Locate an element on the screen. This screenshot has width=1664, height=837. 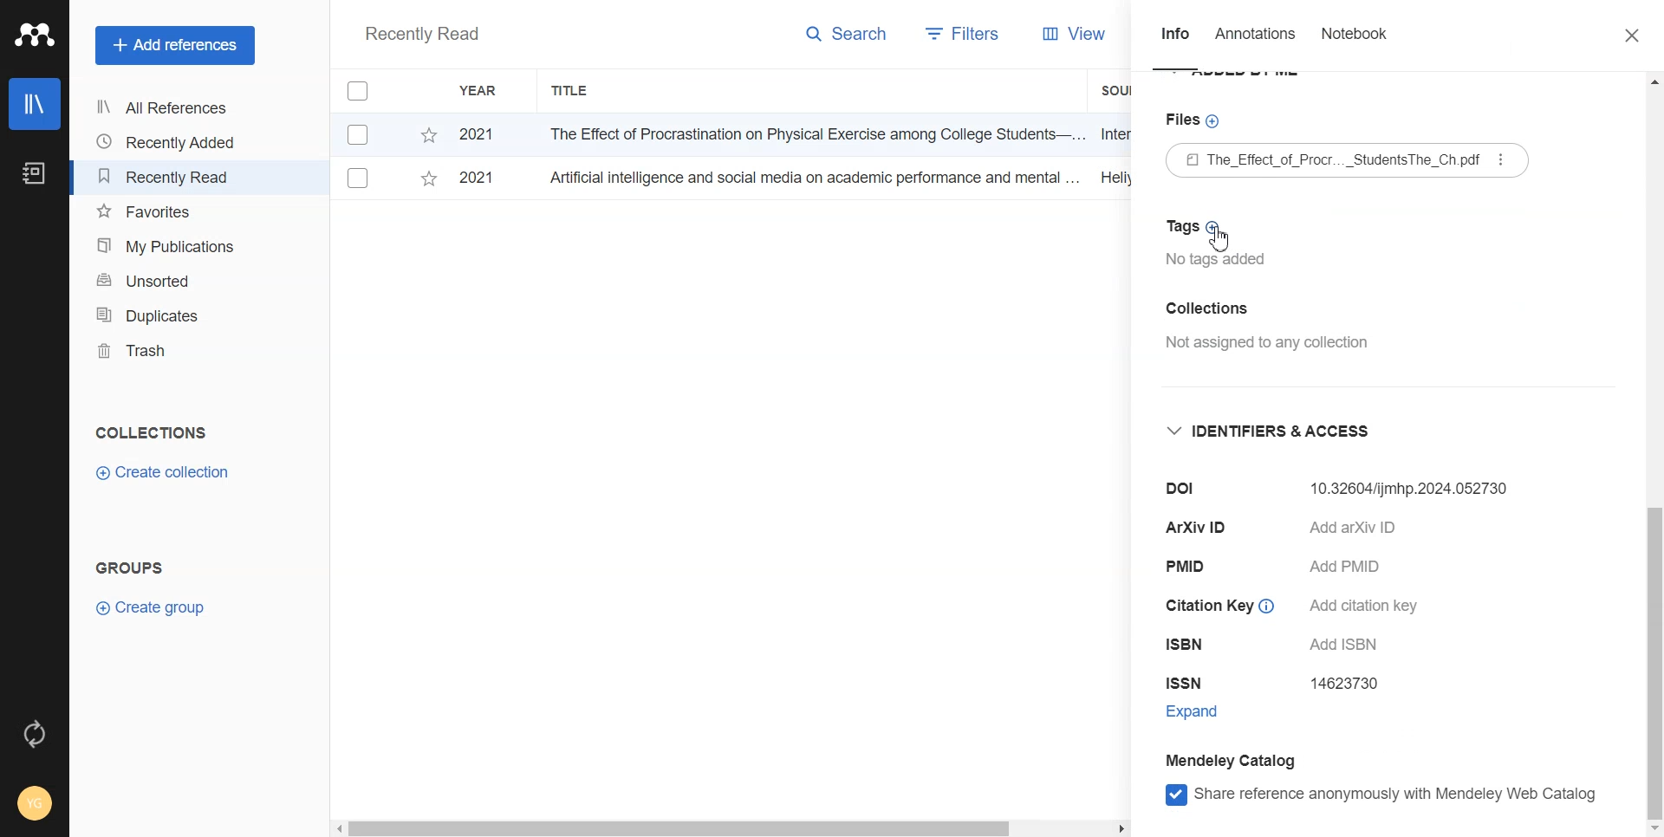
Filters is located at coordinates (963, 35).